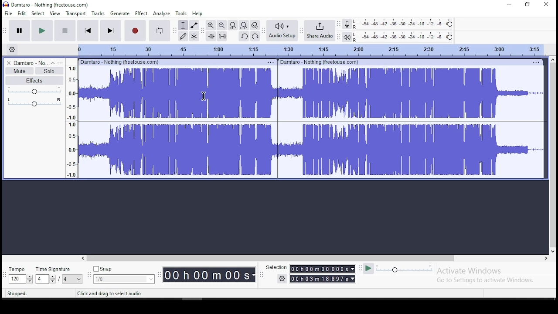  What do you see at coordinates (71, 121) in the screenshot?
I see `meter` at bounding box center [71, 121].